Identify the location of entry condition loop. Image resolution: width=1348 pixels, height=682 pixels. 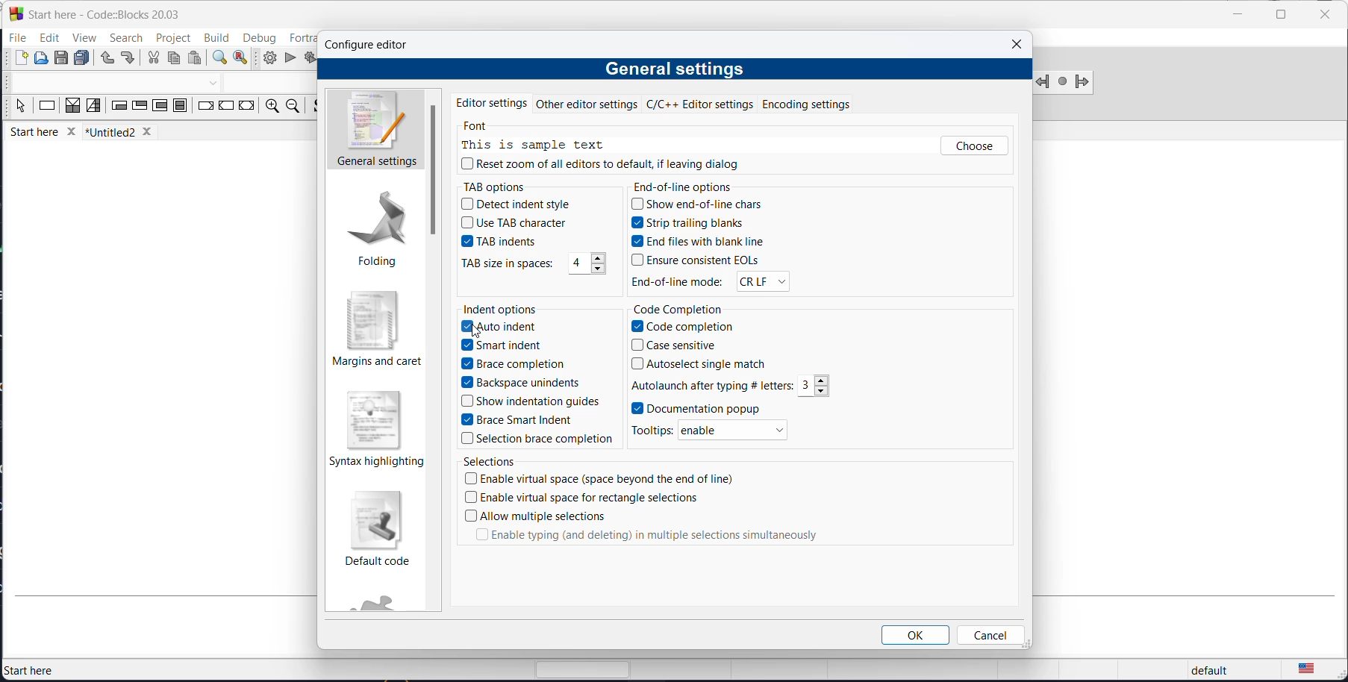
(119, 107).